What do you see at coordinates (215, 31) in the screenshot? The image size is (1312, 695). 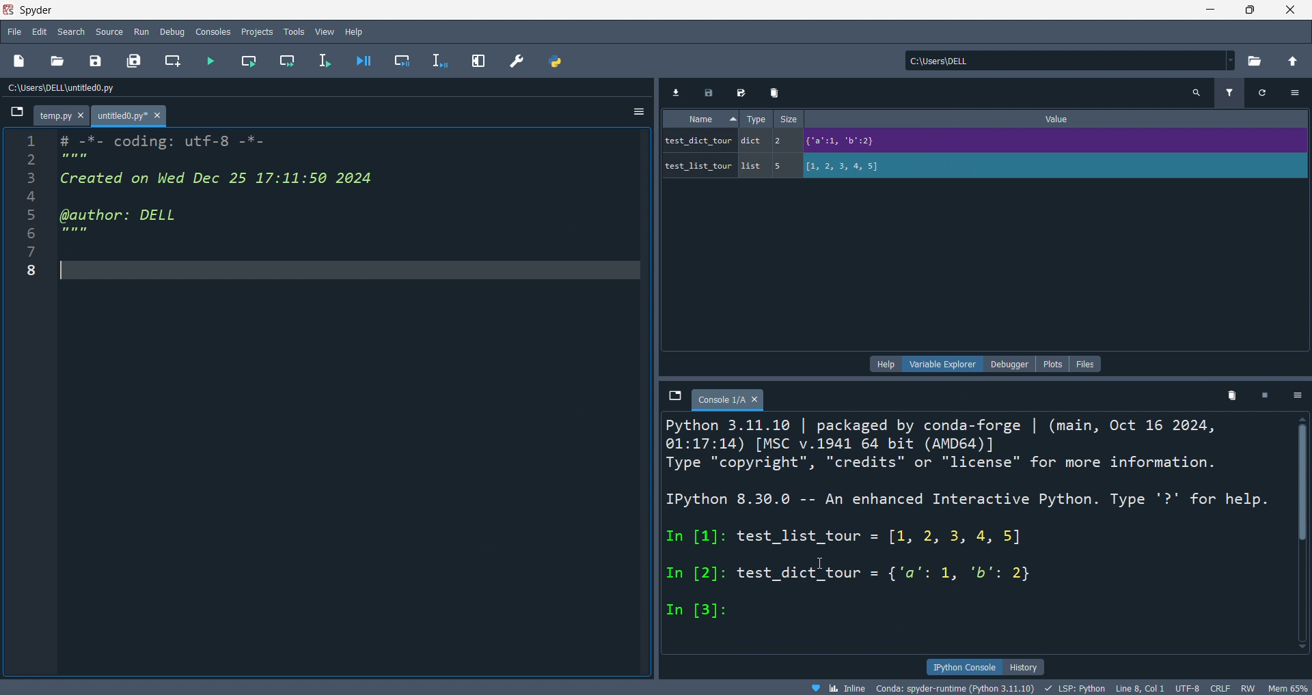 I see `consoles` at bounding box center [215, 31].